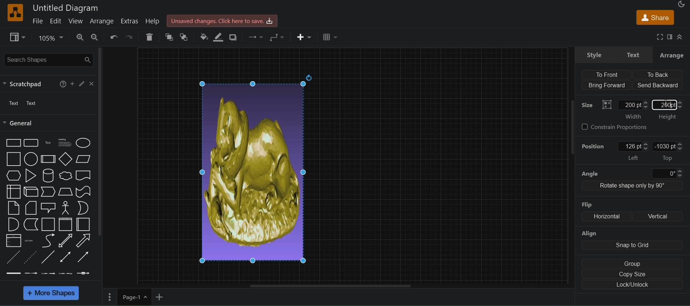  What do you see at coordinates (630, 240) in the screenshot?
I see `align` at bounding box center [630, 240].